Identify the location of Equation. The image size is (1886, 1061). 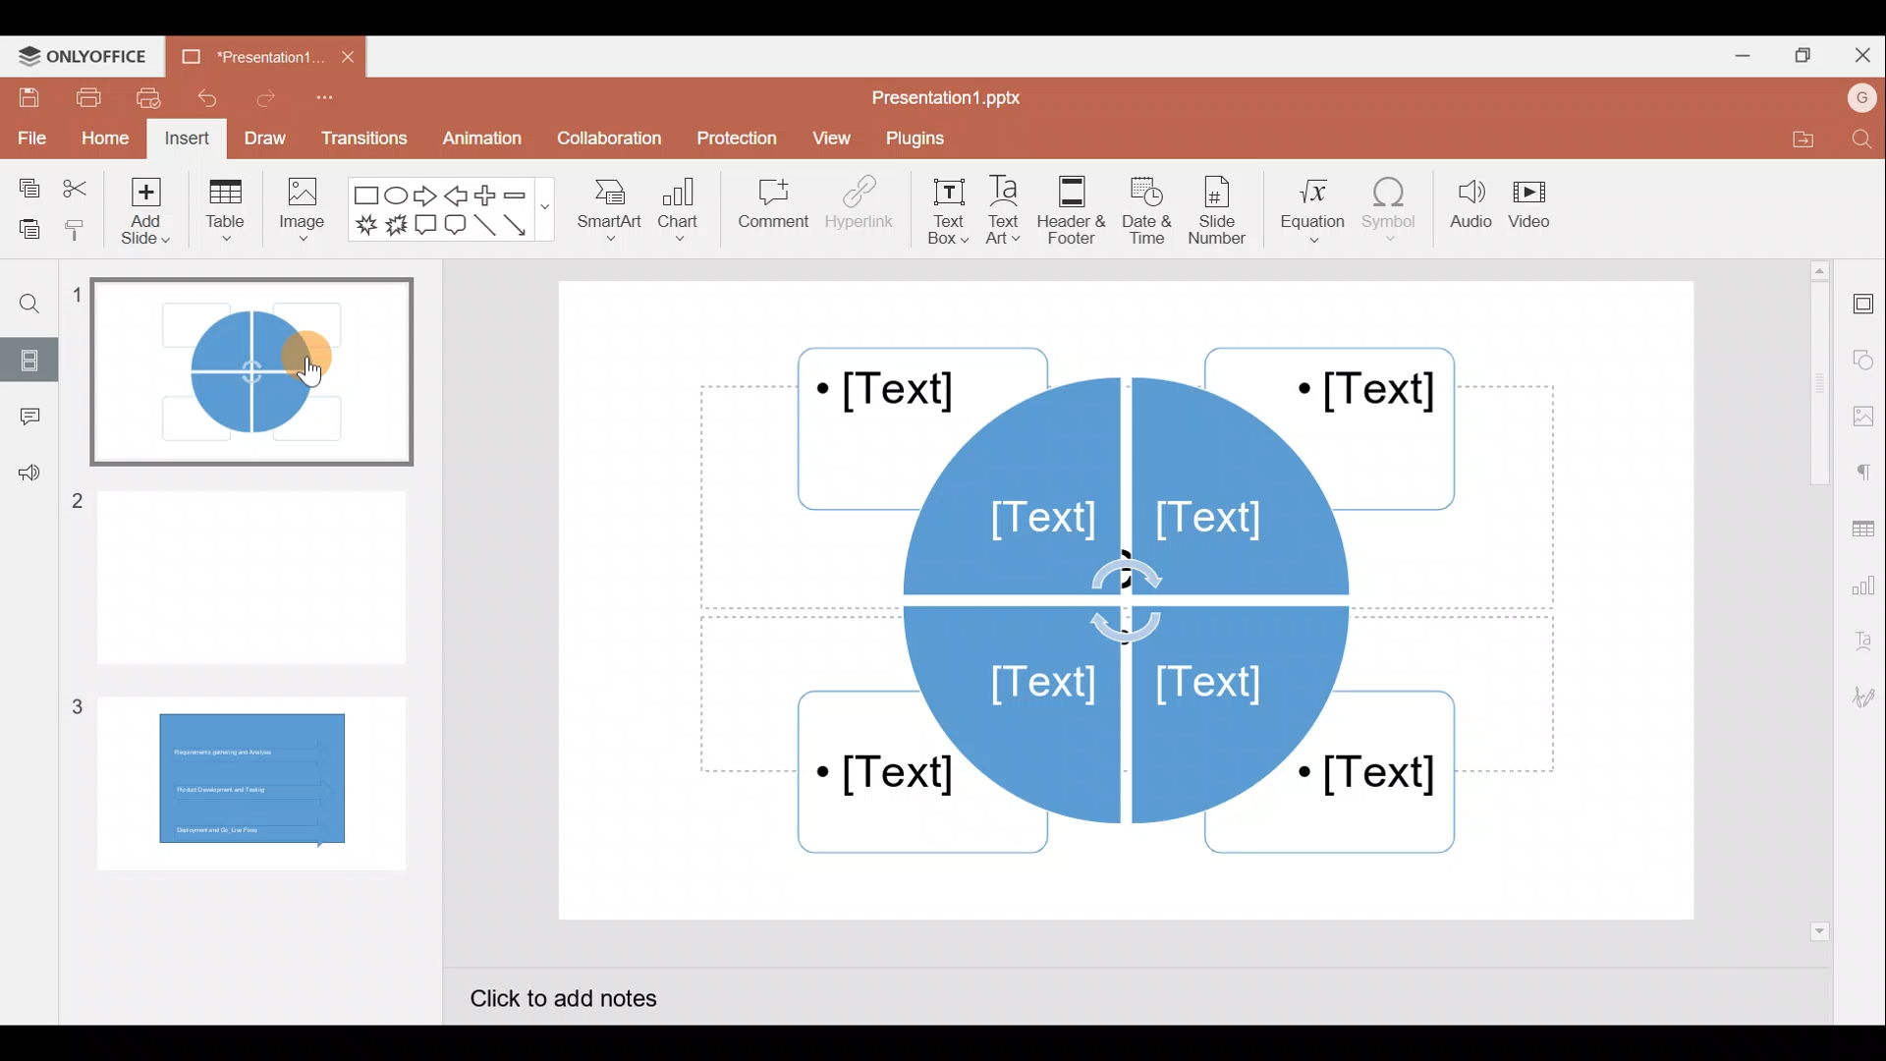
(1306, 211).